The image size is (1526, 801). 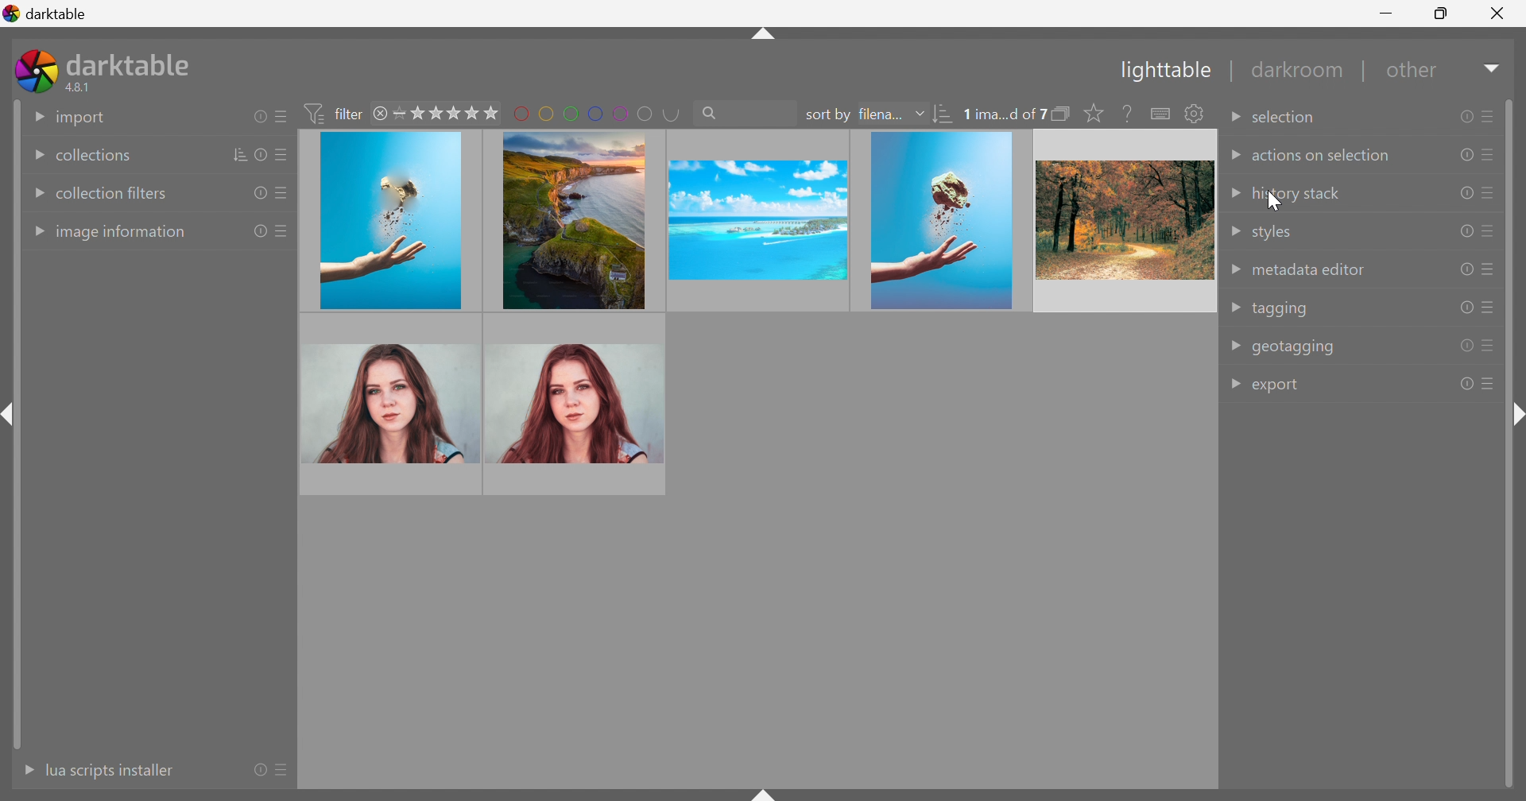 I want to click on 4.8.1, so click(x=84, y=88).